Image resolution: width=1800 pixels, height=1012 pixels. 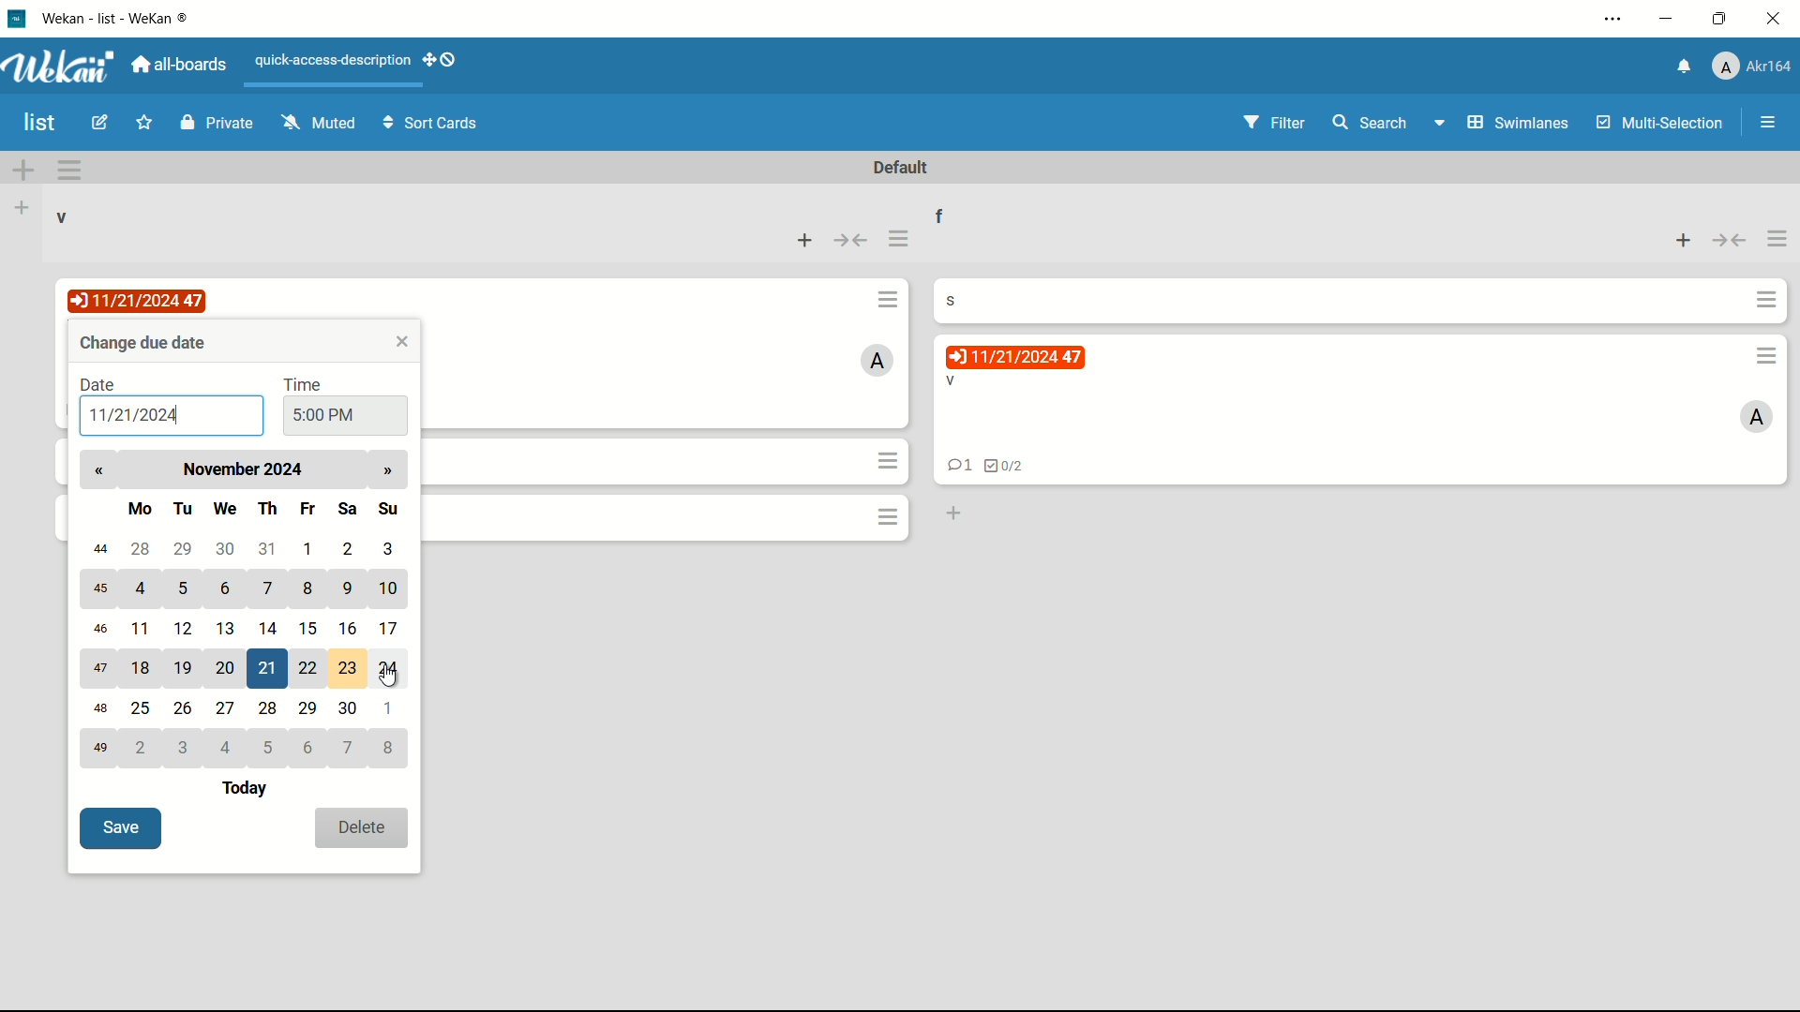 What do you see at coordinates (389, 548) in the screenshot?
I see `3` at bounding box center [389, 548].